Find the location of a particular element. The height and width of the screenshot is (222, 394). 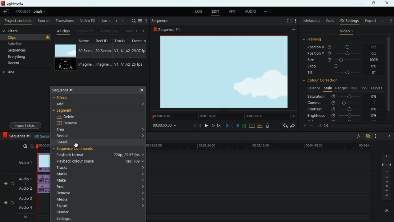

beggining is located at coordinates (191, 126).